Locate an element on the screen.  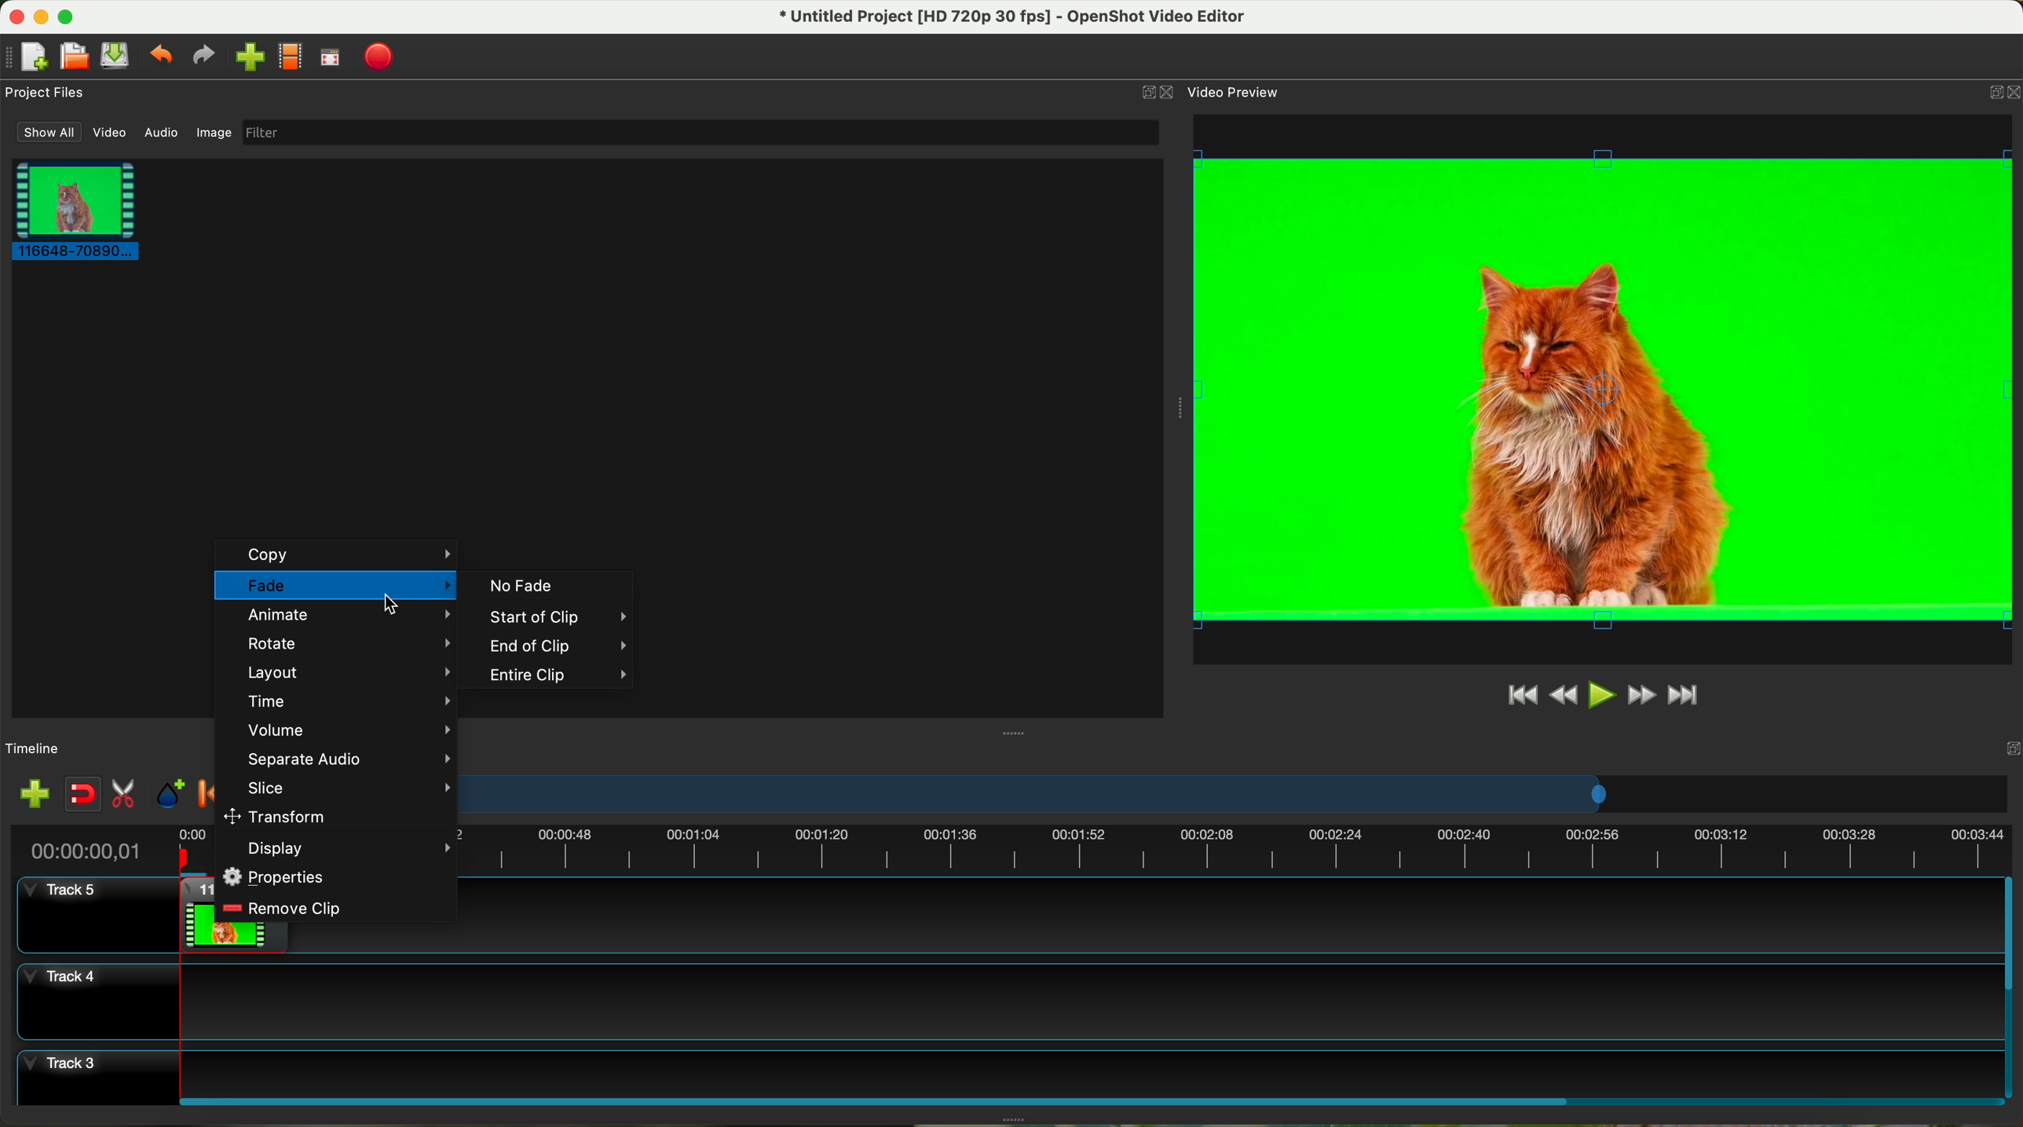
rewind is located at coordinates (1565, 696).